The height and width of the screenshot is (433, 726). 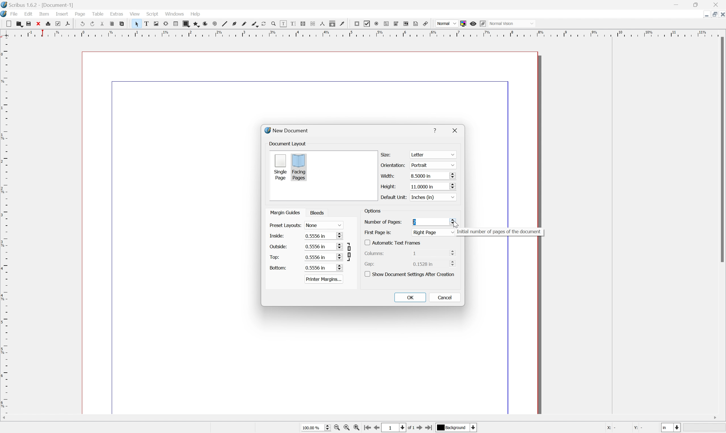 What do you see at coordinates (288, 144) in the screenshot?
I see `document layout` at bounding box center [288, 144].